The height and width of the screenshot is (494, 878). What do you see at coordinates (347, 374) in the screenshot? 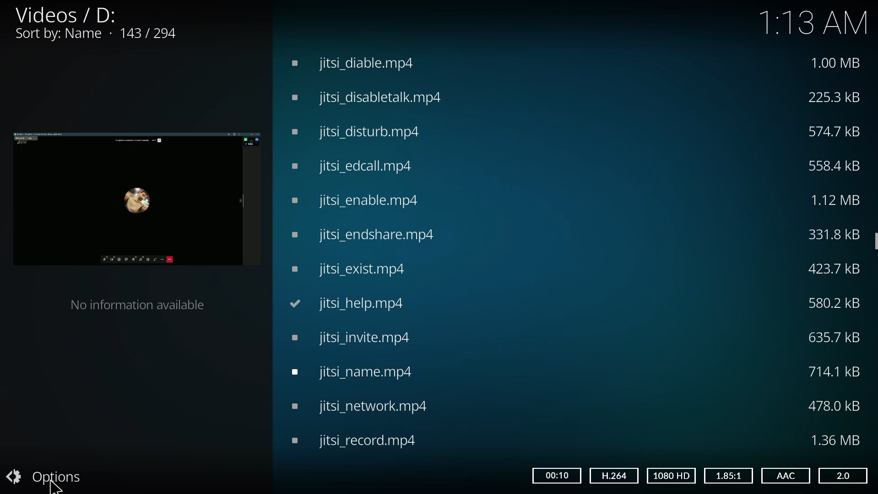
I see `video` at bounding box center [347, 374].